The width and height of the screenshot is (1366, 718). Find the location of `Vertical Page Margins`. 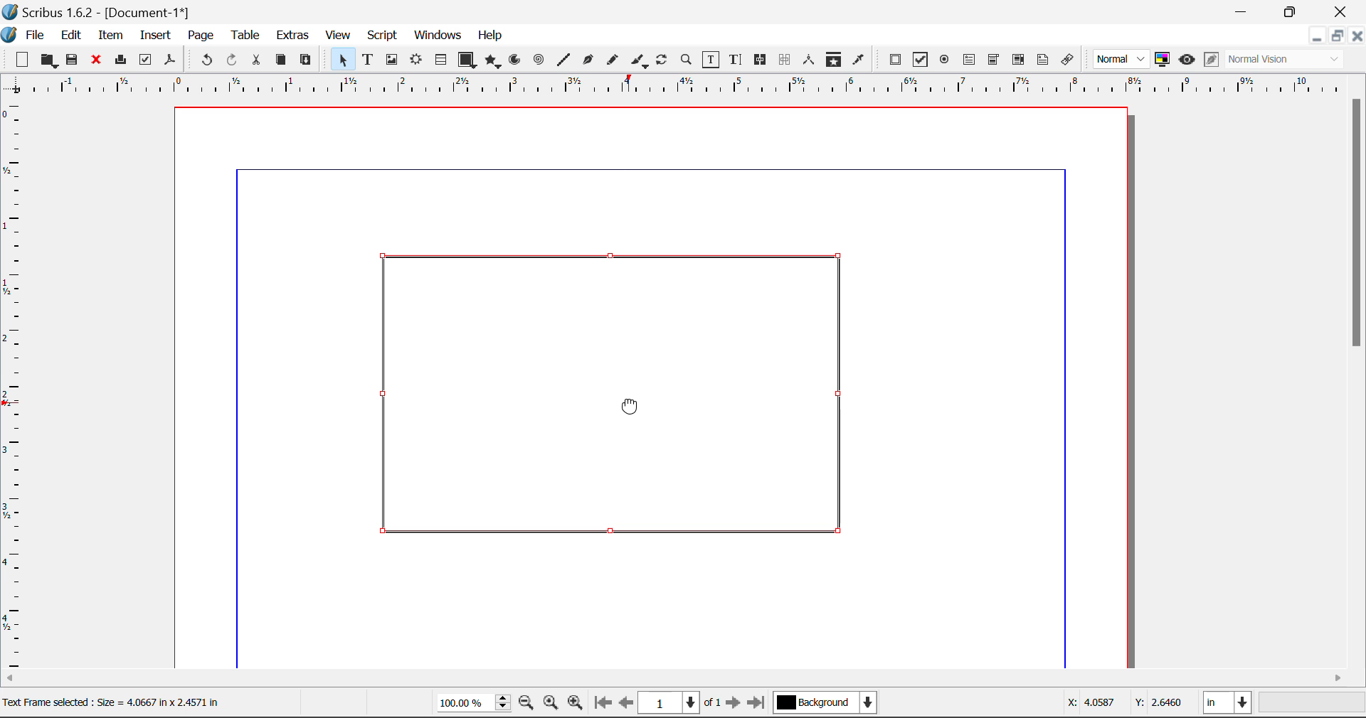

Vertical Page Margins is located at coordinates (690, 85).